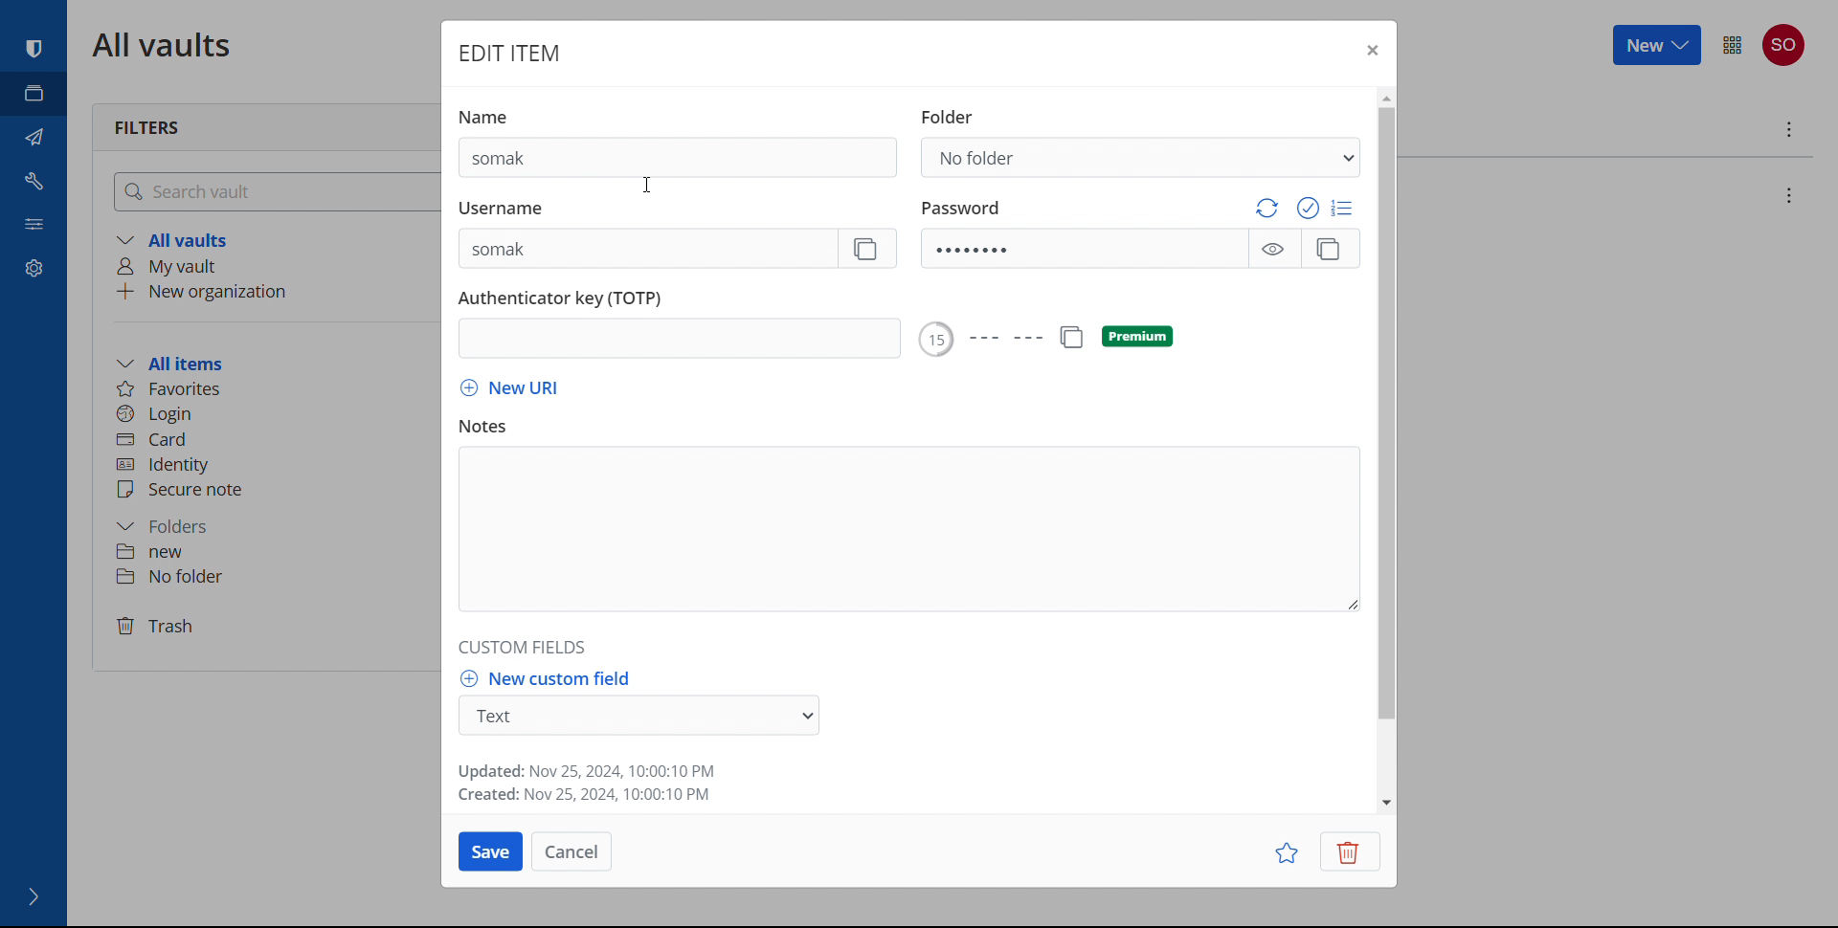 Image resolution: width=1838 pixels, height=928 pixels. Describe the element at coordinates (571, 851) in the screenshot. I see `cancel` at that location.